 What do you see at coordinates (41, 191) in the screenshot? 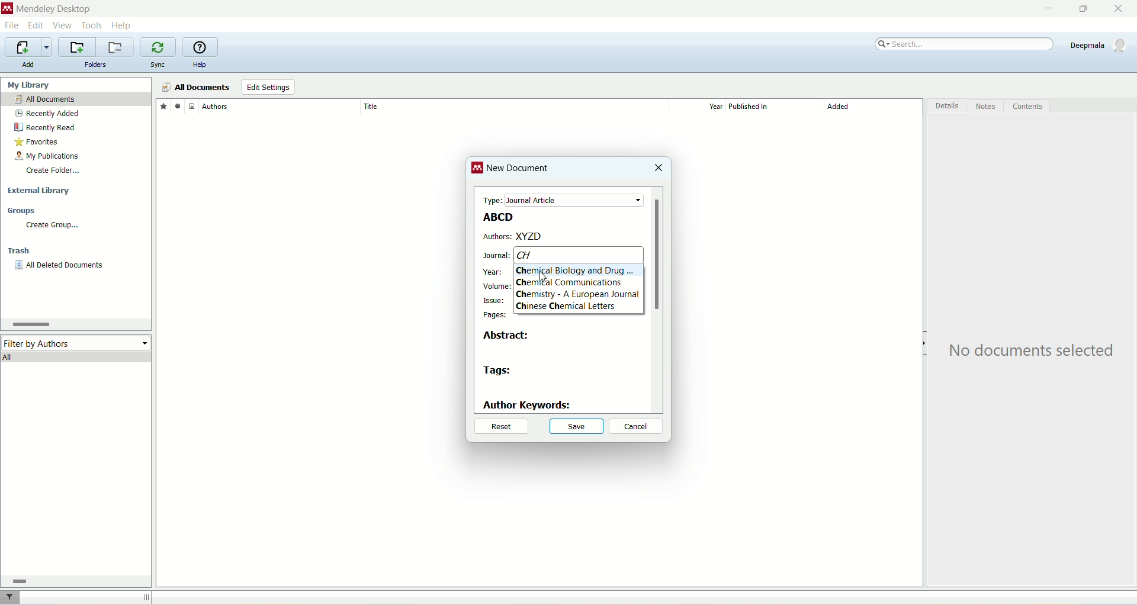
I see `external library` at bounding box center [41, 191].